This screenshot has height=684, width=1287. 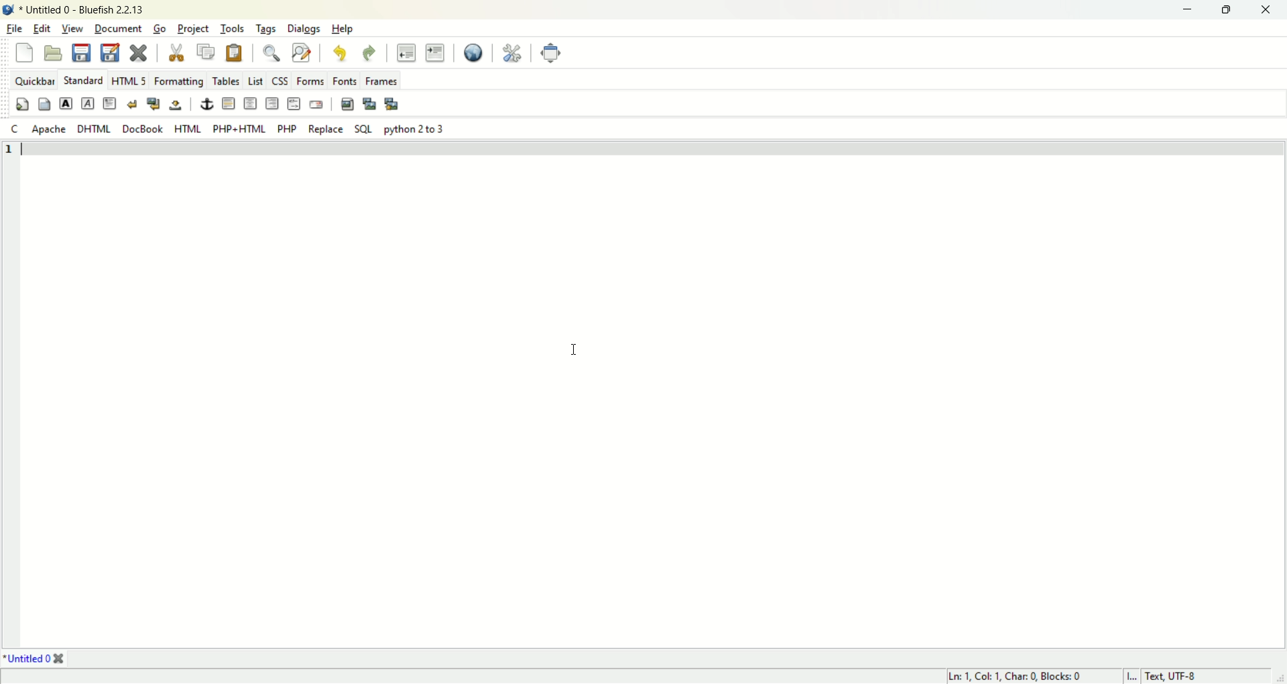 What do you see at coordinates (159, 28) in the screenshot?
I see `go` at bounding box center [159, 28].